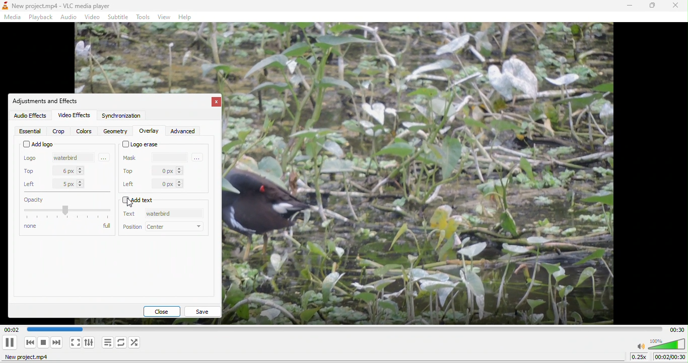  I want to click on 0 px, so click(173, 184).